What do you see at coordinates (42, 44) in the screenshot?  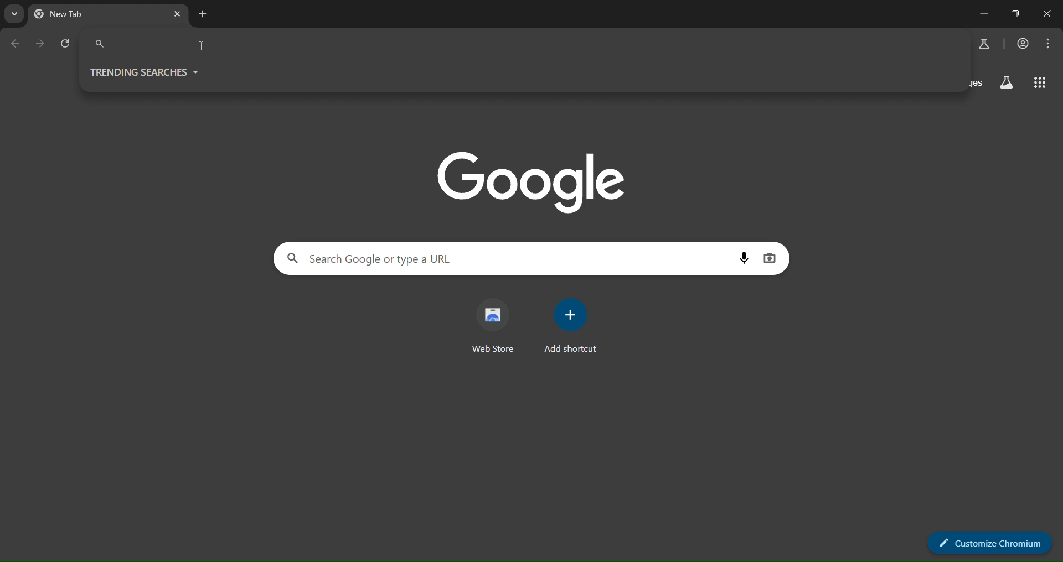 I see `go forward one page` at bounding box center [42, 44].